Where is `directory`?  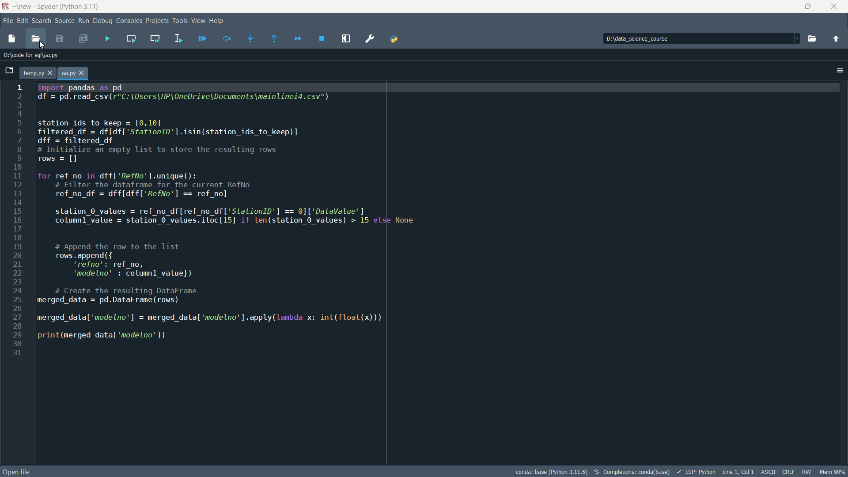 directory is located at coordinates (658, 38).